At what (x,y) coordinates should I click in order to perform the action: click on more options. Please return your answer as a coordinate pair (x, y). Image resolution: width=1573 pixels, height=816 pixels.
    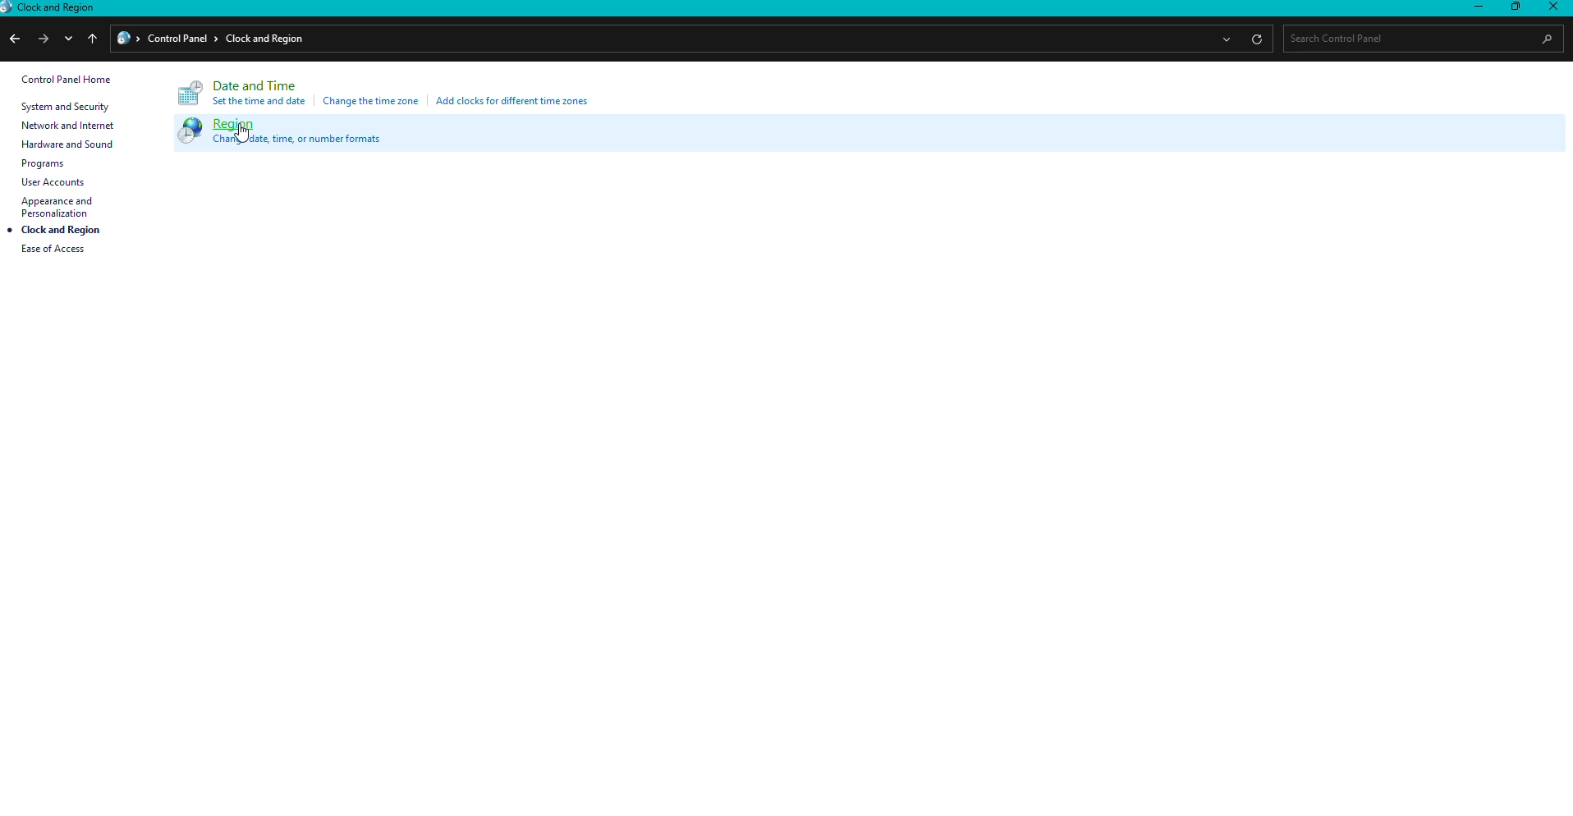
    Looking at the image, I should click on (1224, 40).